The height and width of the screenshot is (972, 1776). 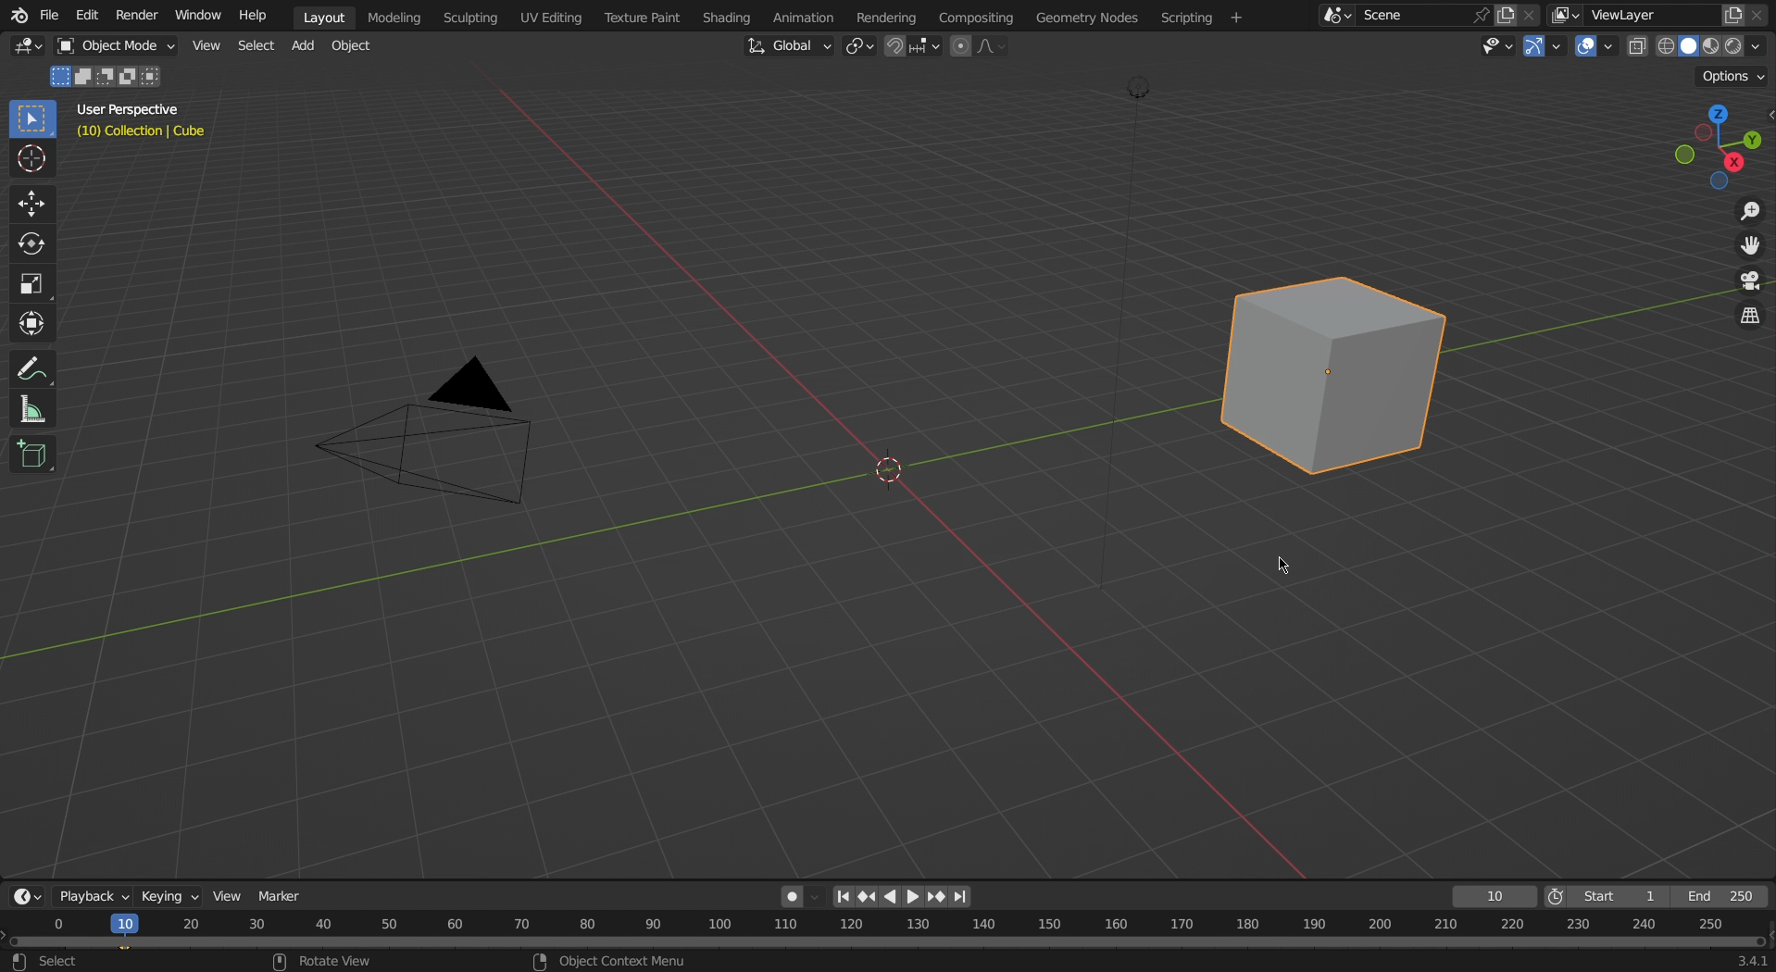 What do you see at coordinates (980, 46) in the screenshot?
I see `Proportional Editing` at bounding box center [980, 46].